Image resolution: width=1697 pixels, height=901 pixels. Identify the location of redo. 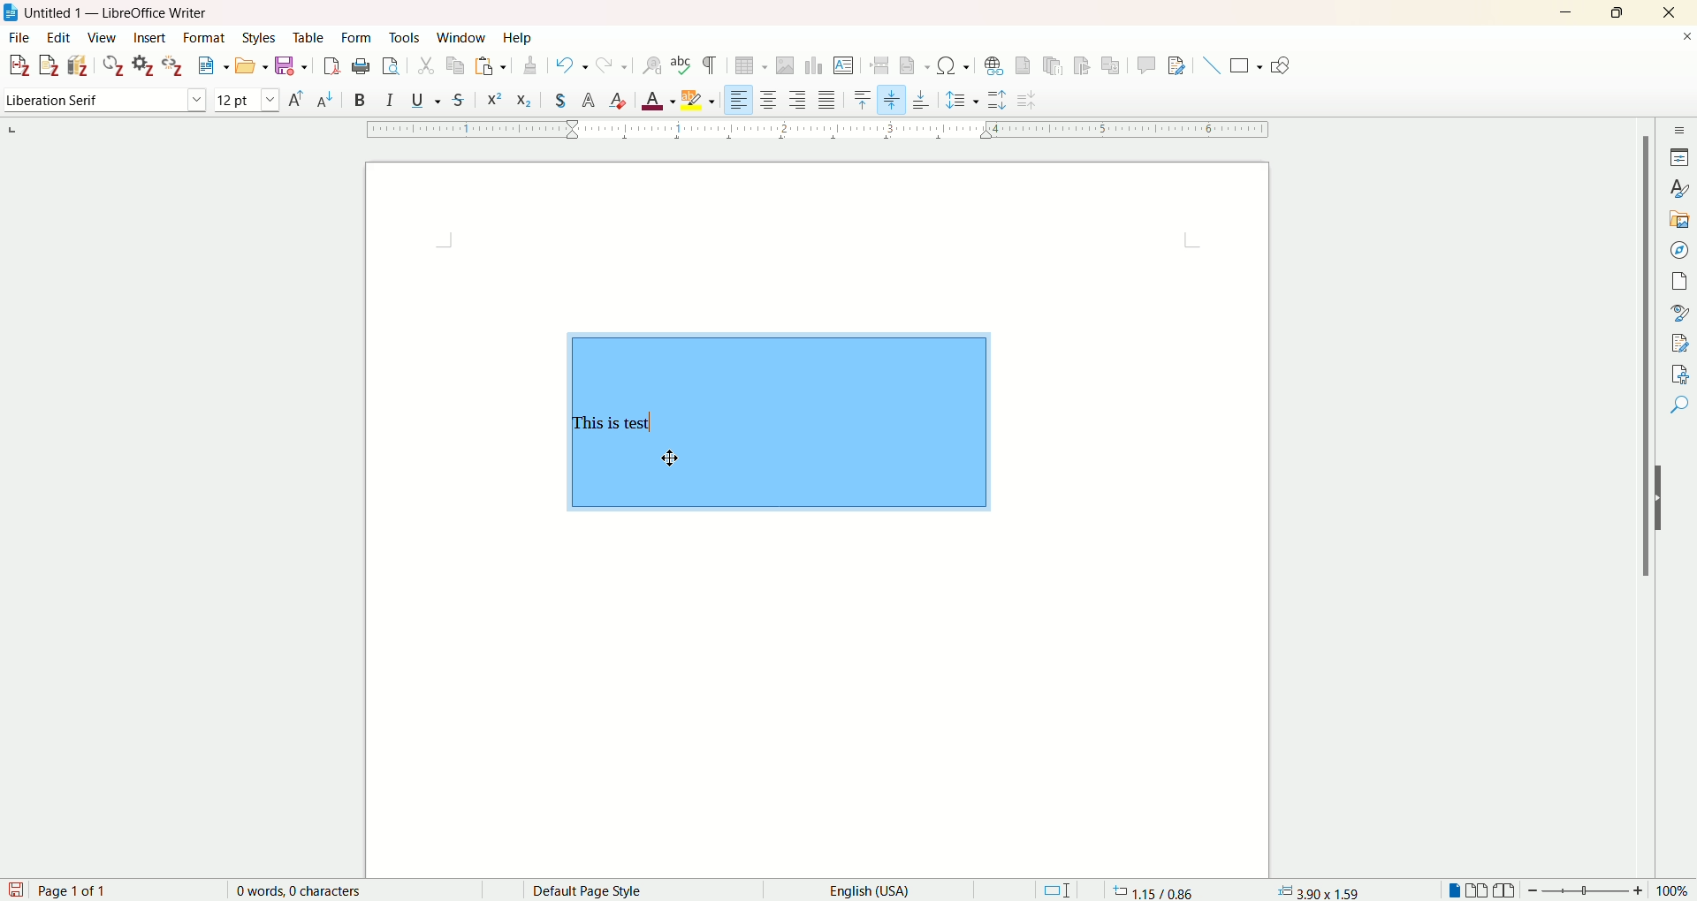
(611, 64).